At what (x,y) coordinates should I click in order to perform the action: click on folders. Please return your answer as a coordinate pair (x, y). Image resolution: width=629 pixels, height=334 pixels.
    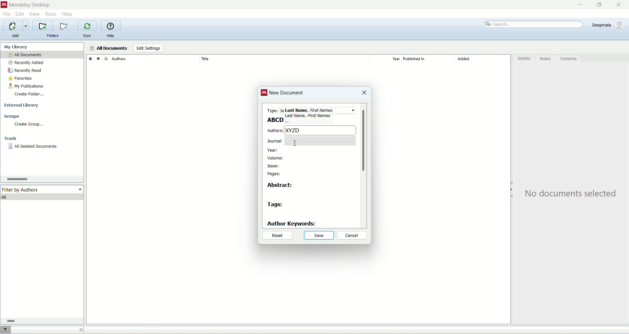
    Looking at the image, I should click on (53, 36).